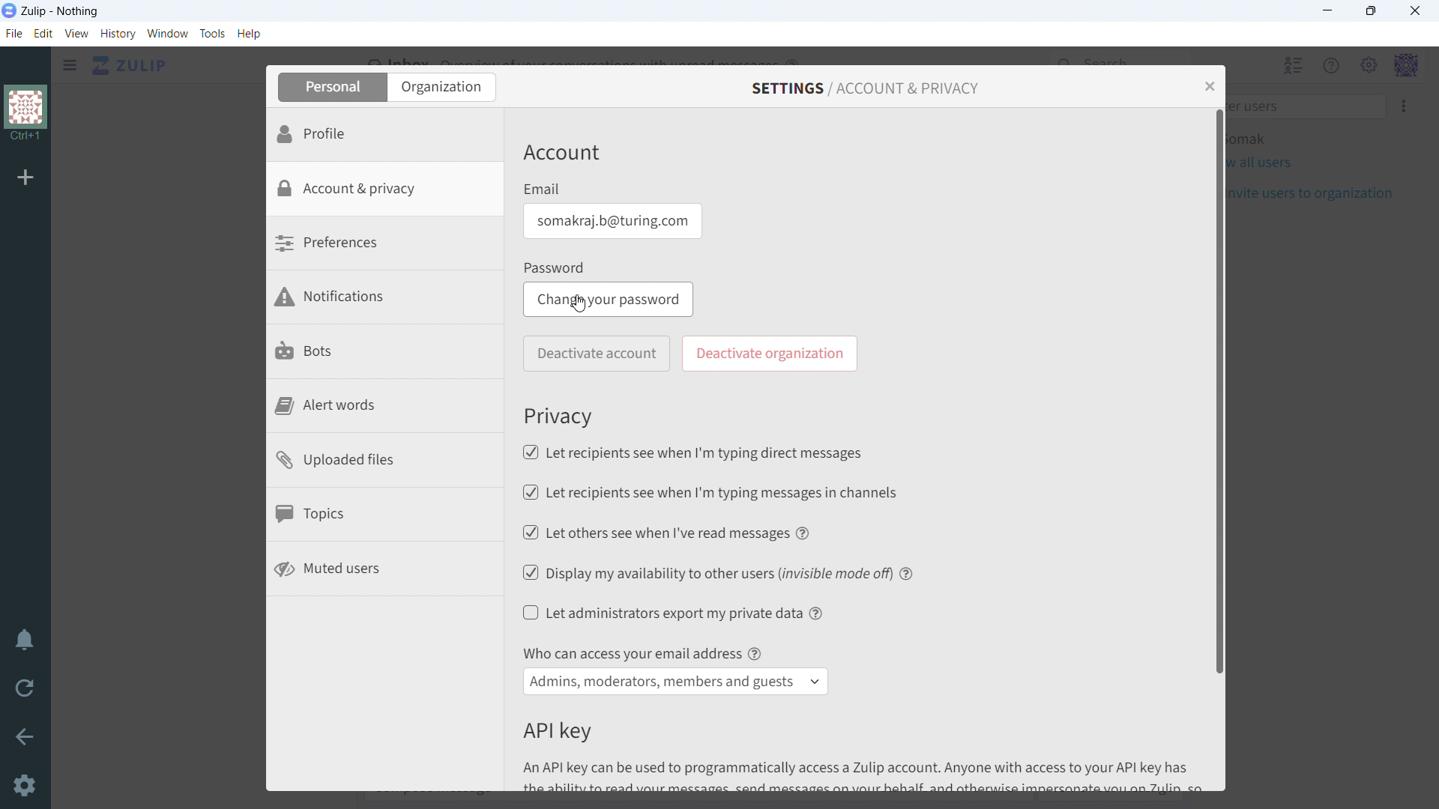  Describe the element at coordinates (441, 87) in the screenshot. I see `organization` at that location.